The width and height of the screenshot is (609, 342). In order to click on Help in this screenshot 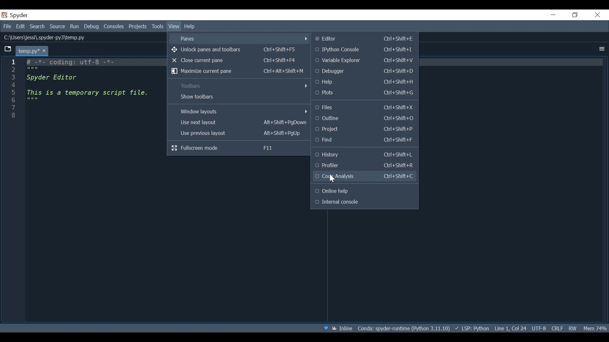, I will do `click(365, 82)`.